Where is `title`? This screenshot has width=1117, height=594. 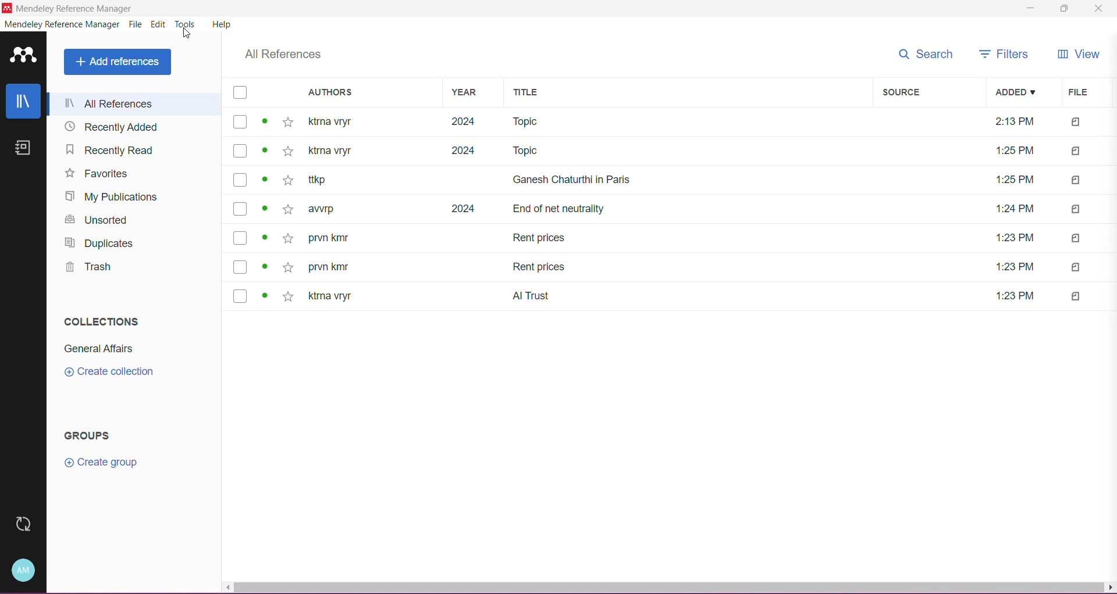
title is located at coordinates (542, 268).